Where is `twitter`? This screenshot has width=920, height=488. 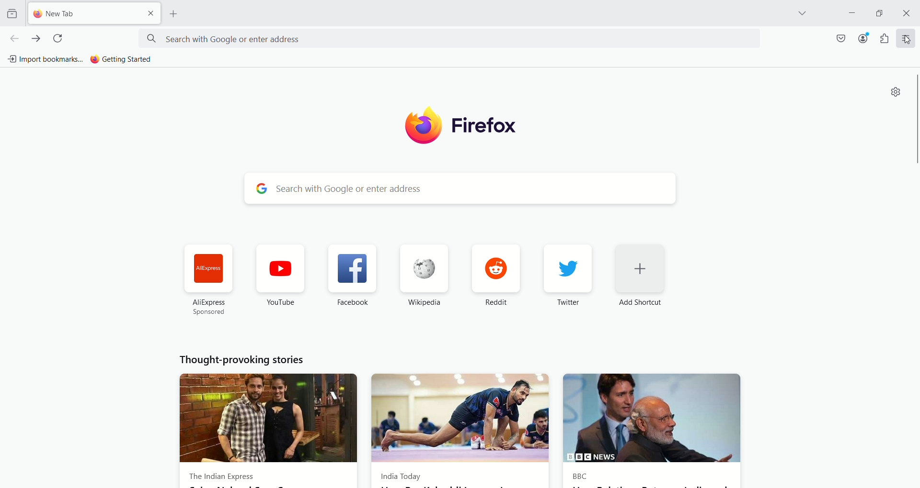 twitter is located at coordinates (570, 276).